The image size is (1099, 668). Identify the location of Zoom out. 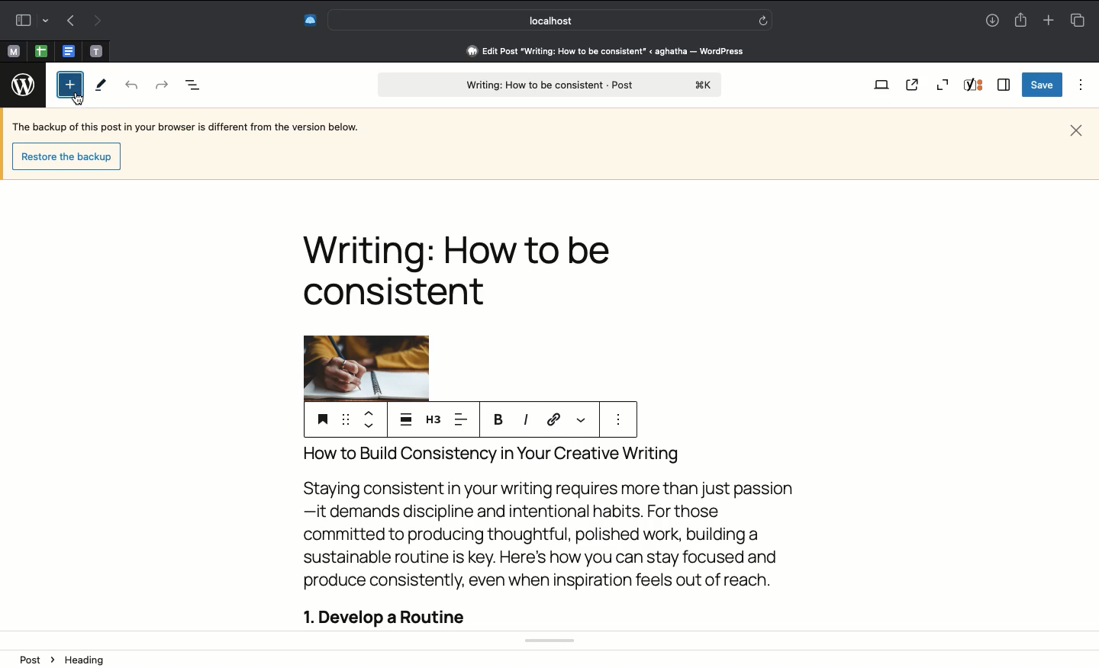
(945, 83).